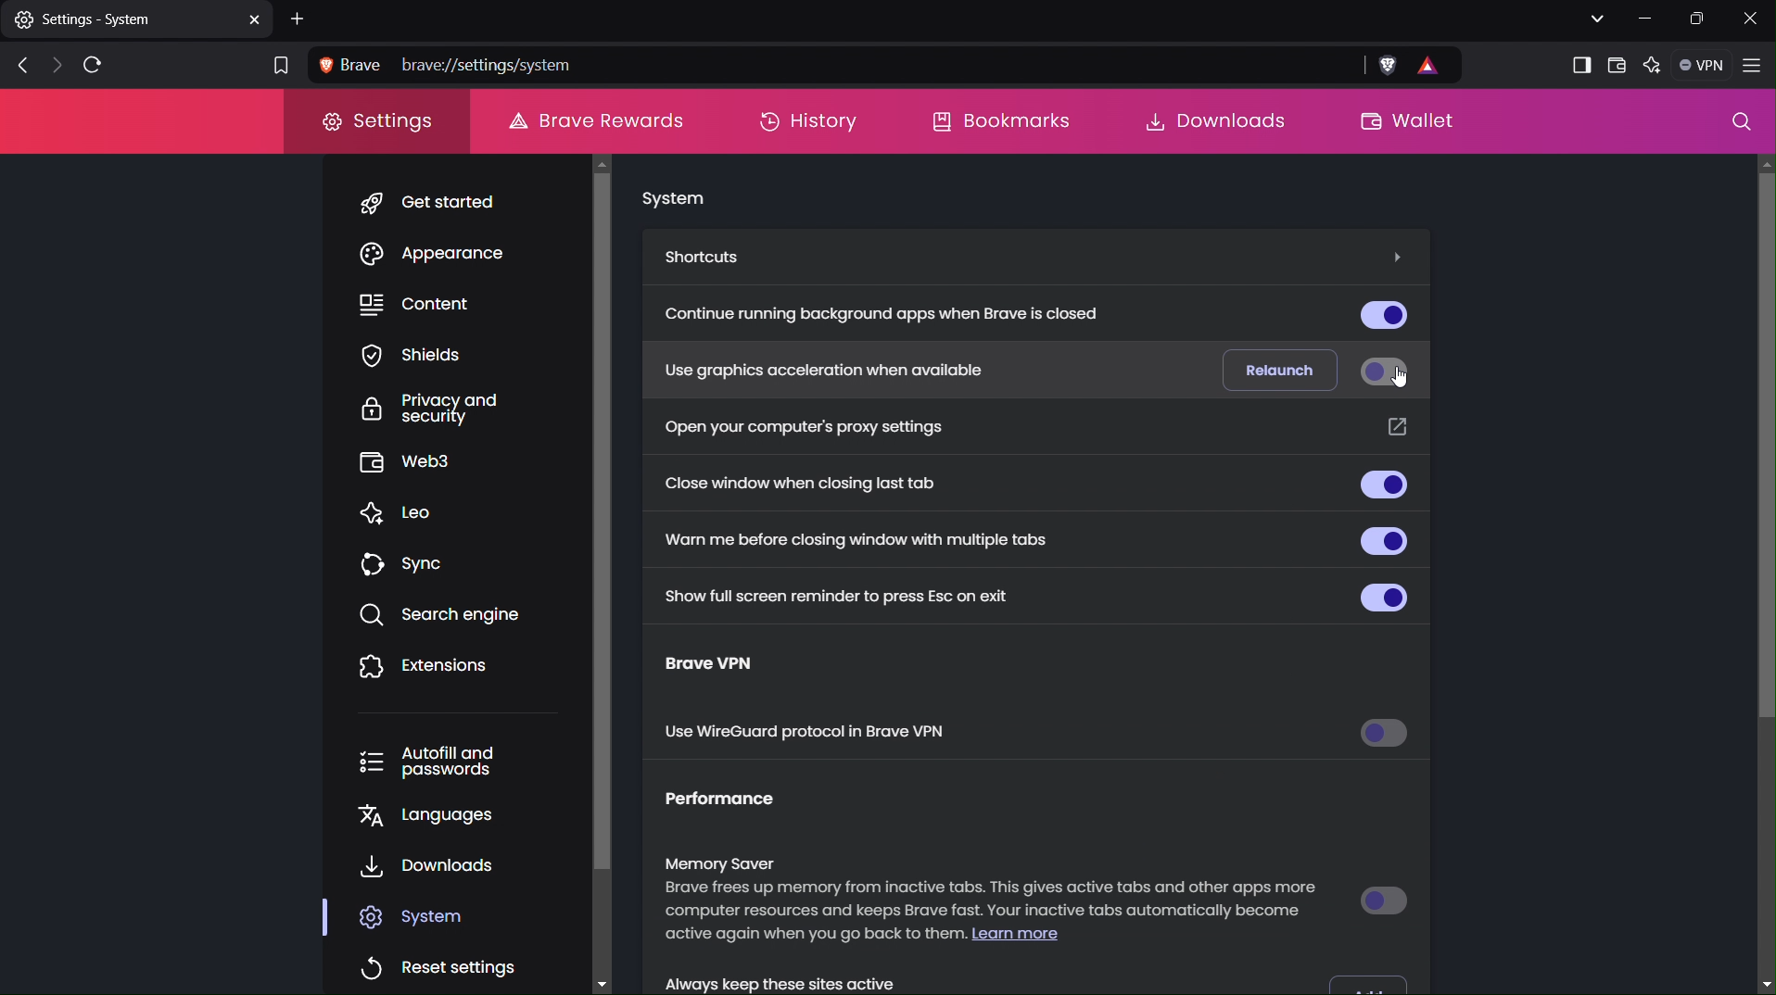  Describe the element at coordinates (1615, 64) in the screenshot. I see `Wallet` at that location.